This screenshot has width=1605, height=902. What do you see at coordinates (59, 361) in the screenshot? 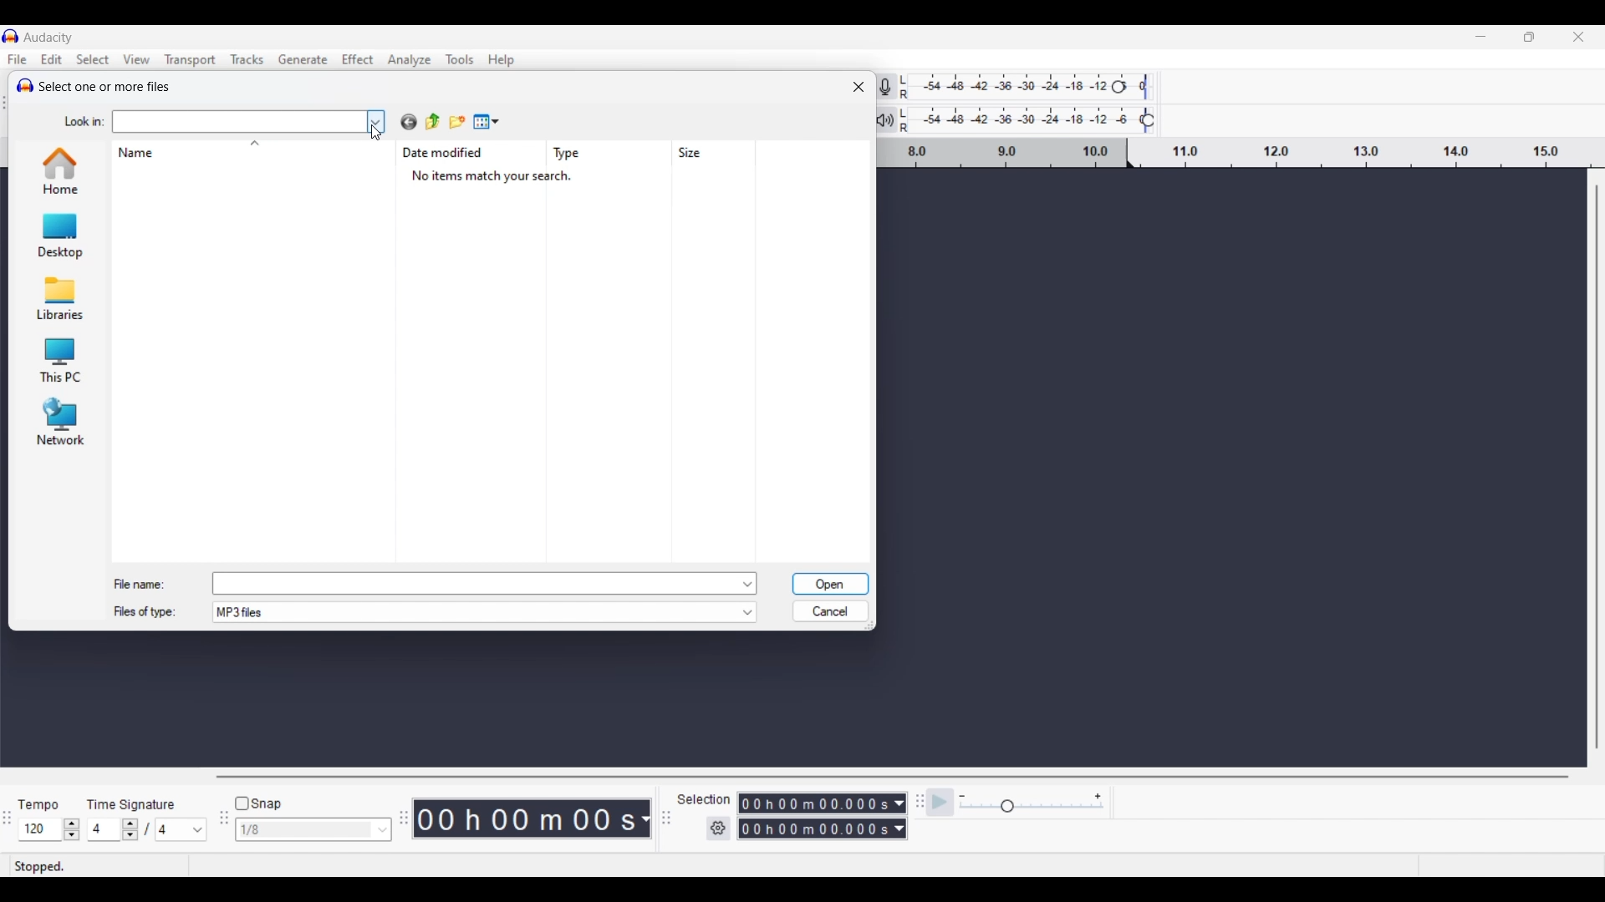
I see `Tis PC folder` at bounding box center [59, 361].